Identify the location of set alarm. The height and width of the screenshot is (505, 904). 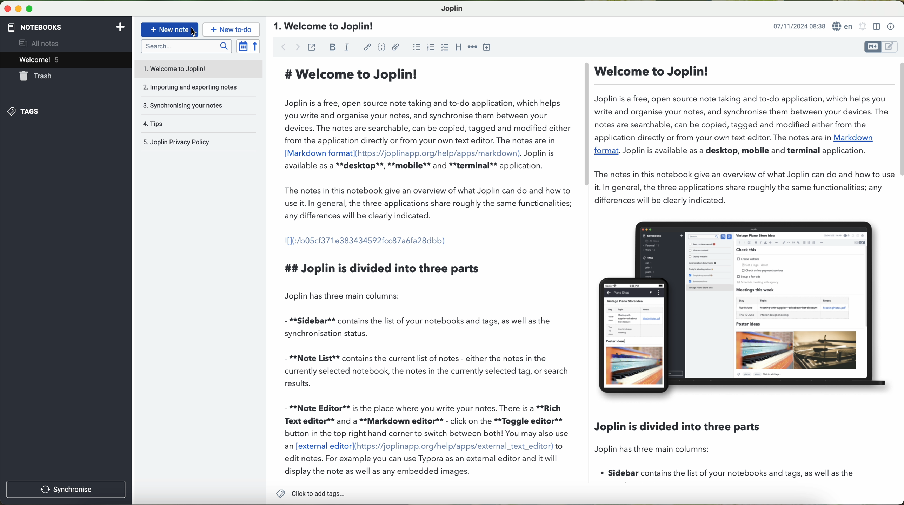
(863, 26).